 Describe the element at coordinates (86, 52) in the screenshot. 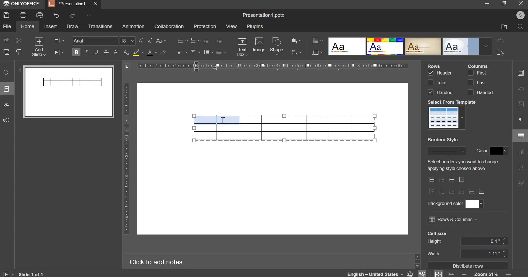

I see `italics` at that location.